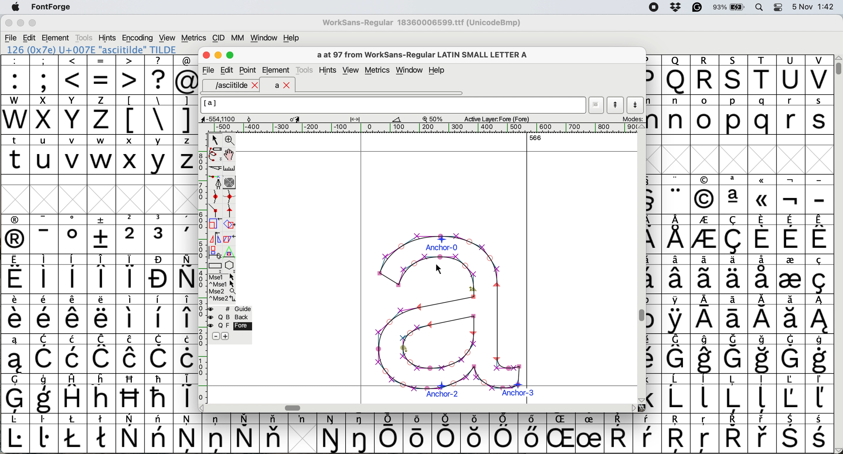 The width and height of the screenshot is (843, 454). What do you see at coordinates (45, 314) in the screenshot?
I see `symbol` at bounding box center [45, 314].